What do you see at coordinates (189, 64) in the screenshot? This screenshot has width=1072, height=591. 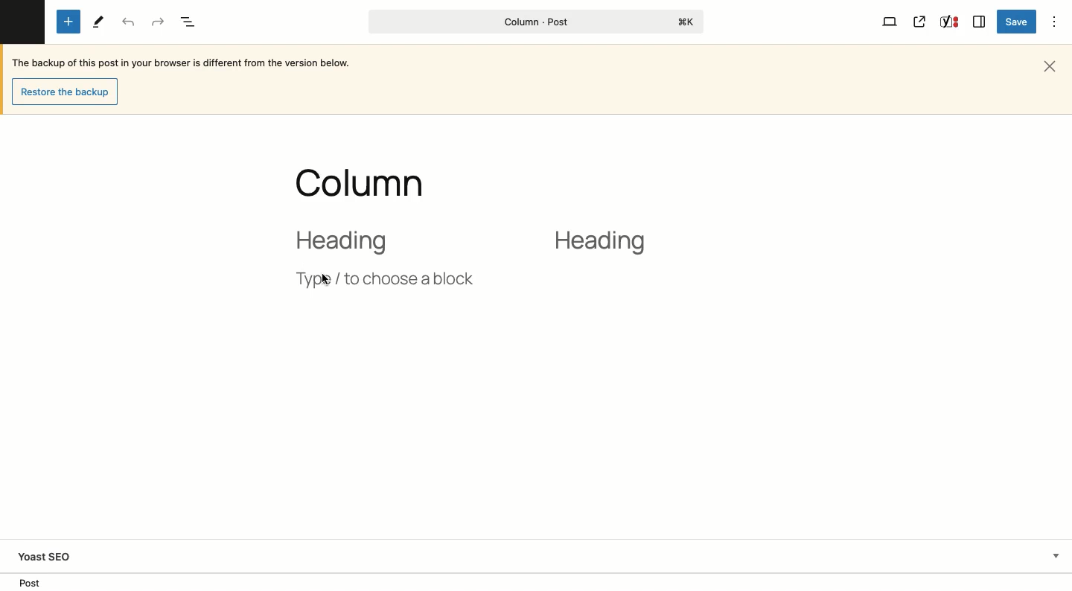 I see `The backup of this post in your browser is different from the version below.` at bounding box center [189, 64].